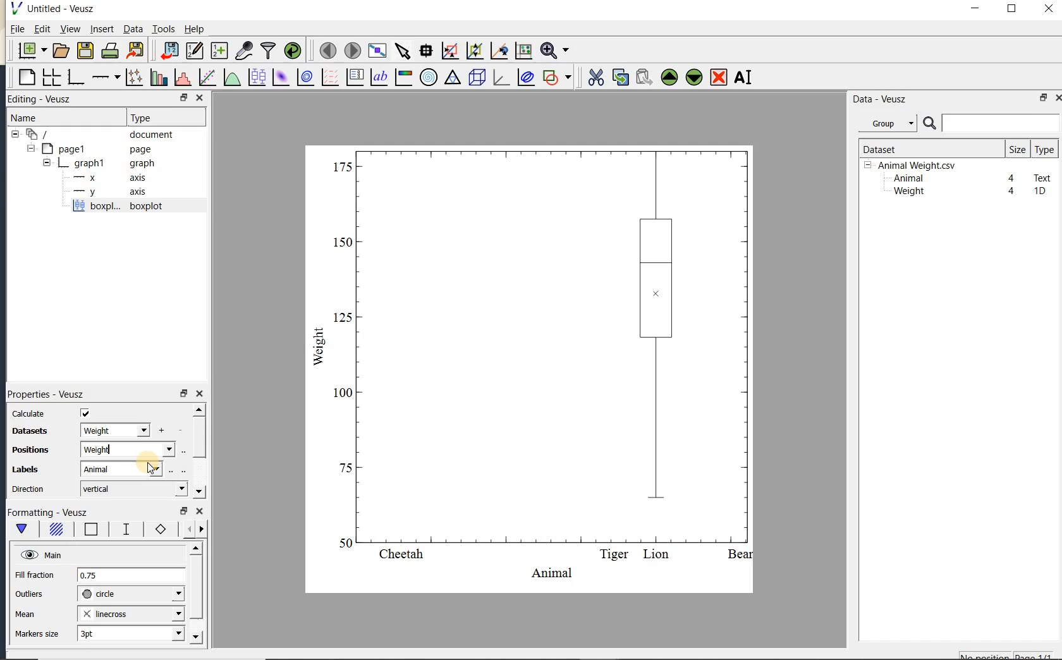 The width and height of the screenshot is (1062, 660). What do you see at coordinates (908, 192) in the screenshot?
I see `Weight` at bounding box center [908, 192].